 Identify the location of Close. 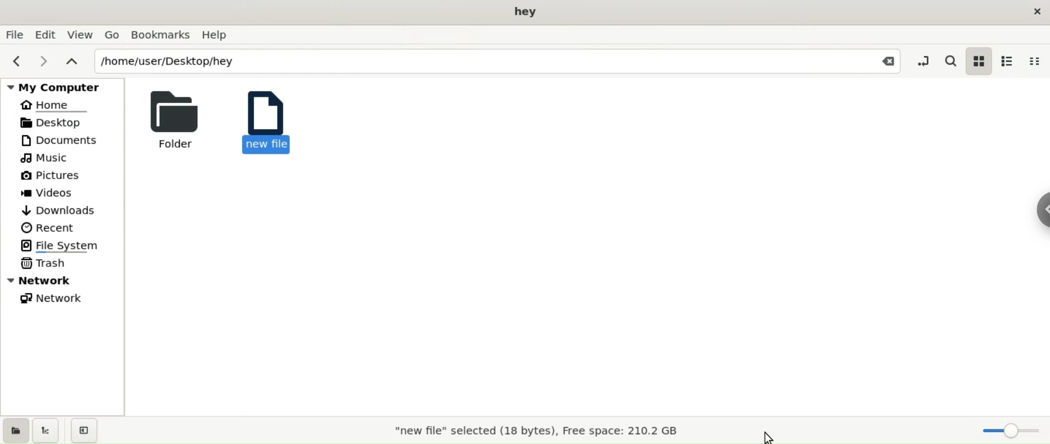
(889, 63).